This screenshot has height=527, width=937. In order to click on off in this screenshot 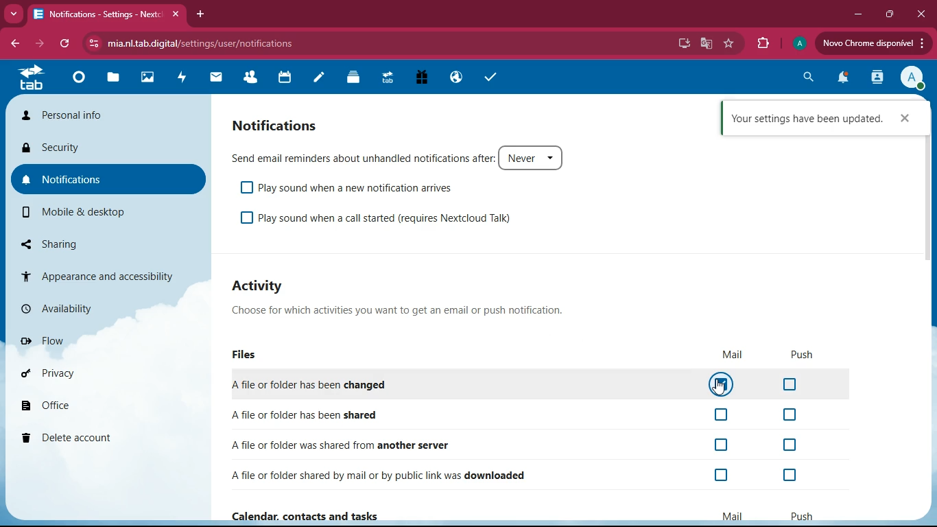, I will do `click(246, 187)`.